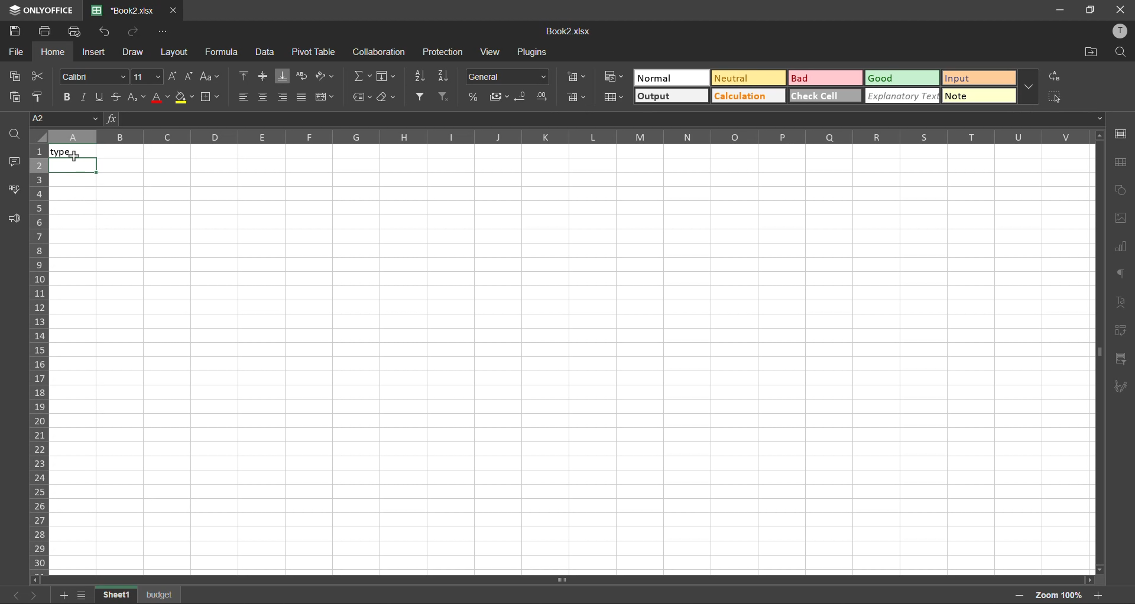 Image resolution: width=1135 pixels, height=604 pixels. What do you see at coordinates (544, 96) in the screenshot?
I see `increase decimal` at bounding box center [544, 96].